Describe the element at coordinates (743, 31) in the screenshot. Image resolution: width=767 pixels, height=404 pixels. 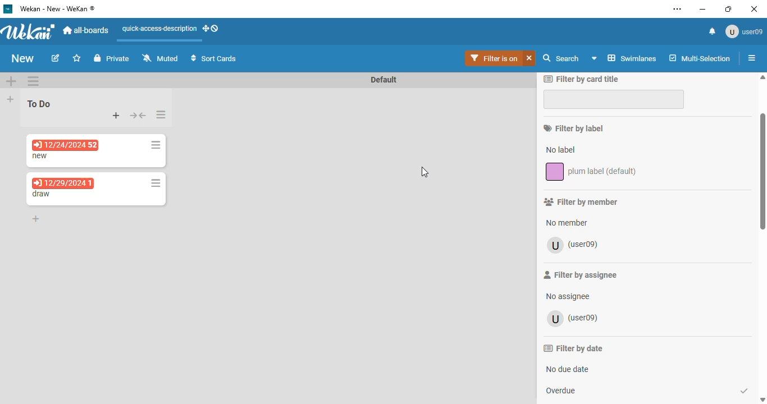
I see `user09` at that location.